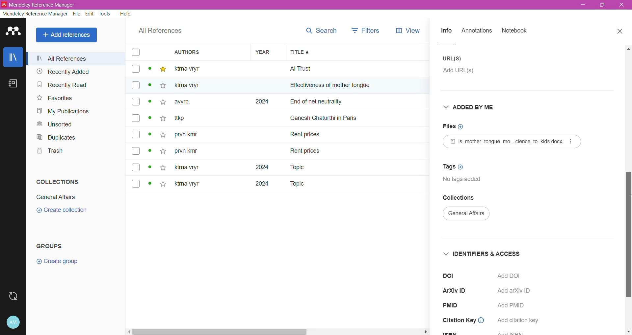 This screenshot has height=335, width=632. Describe the element at coordinates (481, 254) in the screenshot. I see `Identifiers and Access` at that location.